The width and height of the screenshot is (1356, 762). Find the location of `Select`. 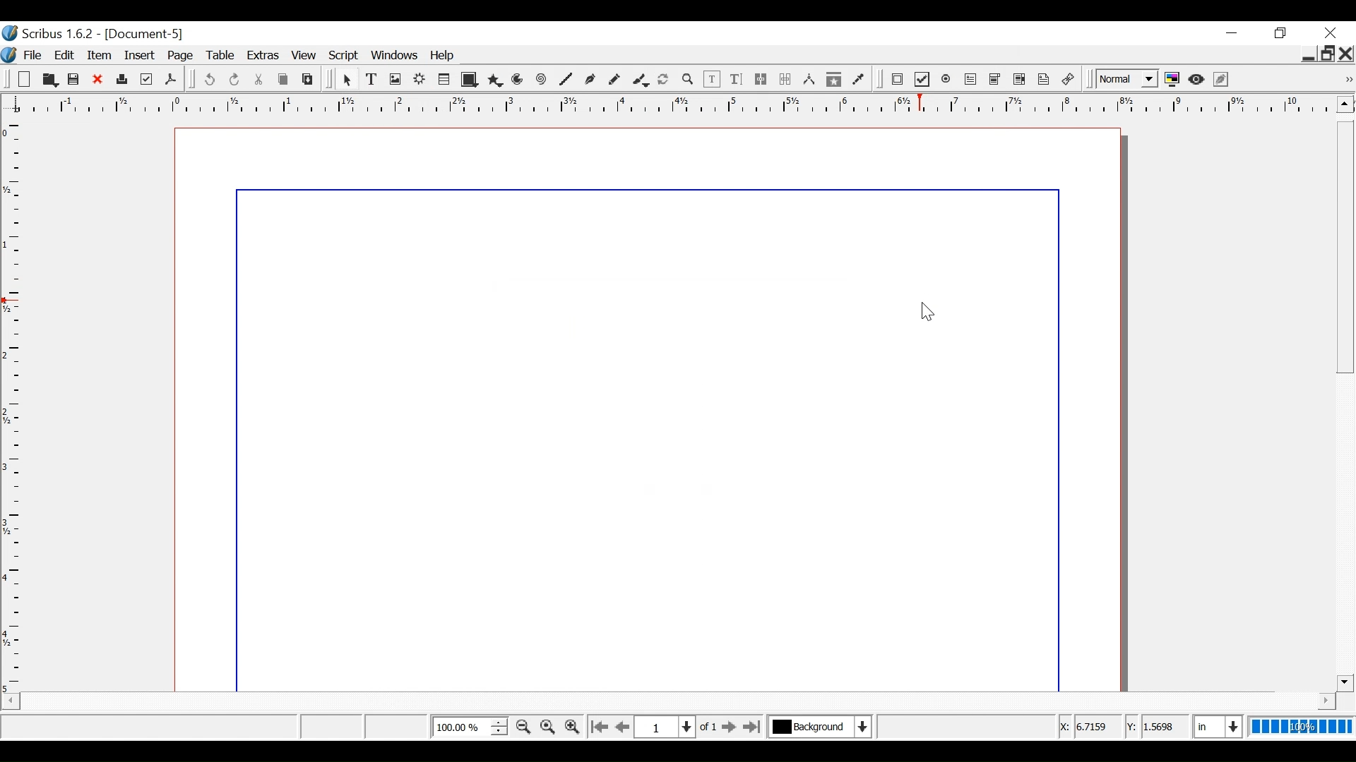

Select is located at coordinates (348, 80).